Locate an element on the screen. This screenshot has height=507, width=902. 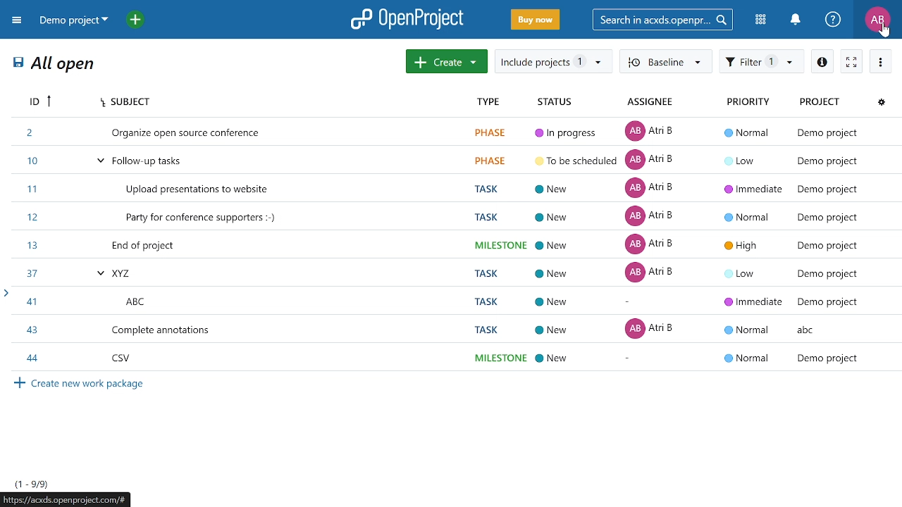
OpenProject logo is located at coordinates (408, 18).